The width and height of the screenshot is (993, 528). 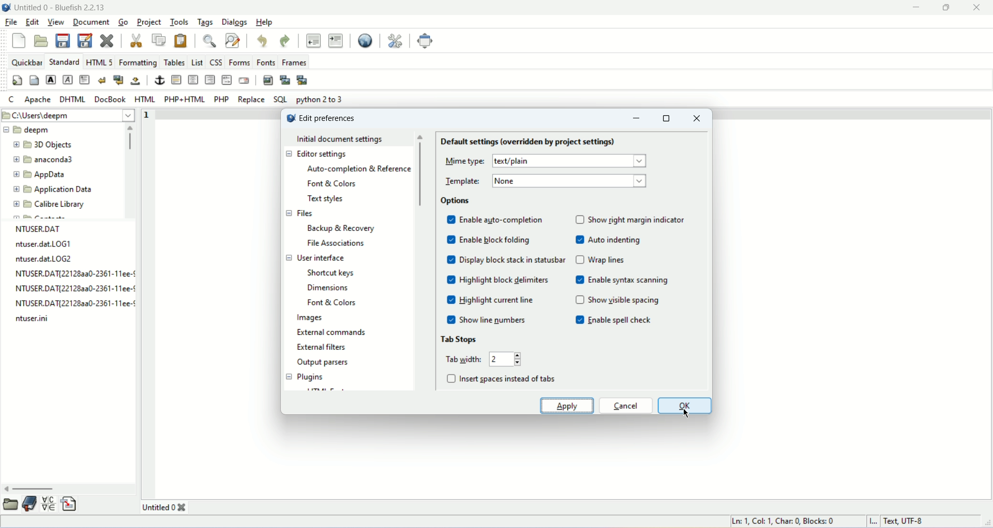 What do you see at coordinates (227, 79) in the screenshot?
I see `HTML comment` at bounding box center [227, 79].